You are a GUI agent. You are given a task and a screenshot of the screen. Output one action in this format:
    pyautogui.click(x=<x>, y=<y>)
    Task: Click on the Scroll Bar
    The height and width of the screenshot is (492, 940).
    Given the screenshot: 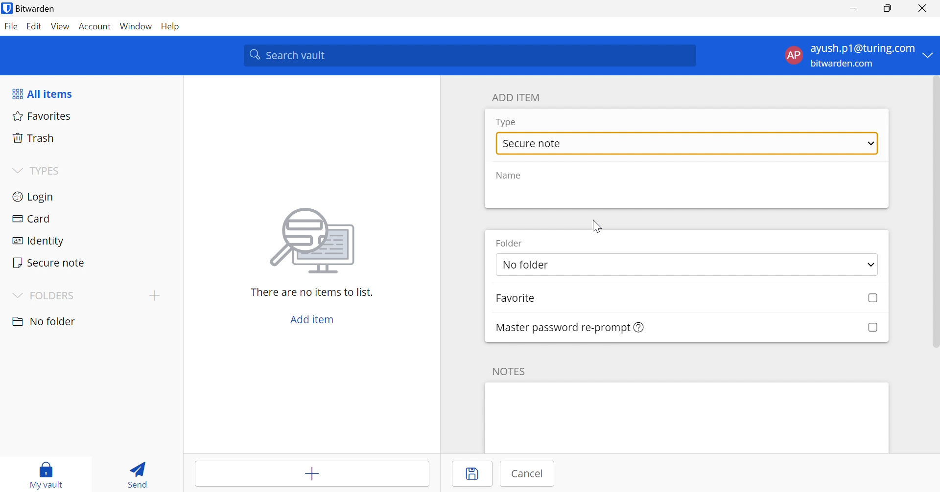 What is the action you would take?
    pyautogui.click(x=934, y=214)
    